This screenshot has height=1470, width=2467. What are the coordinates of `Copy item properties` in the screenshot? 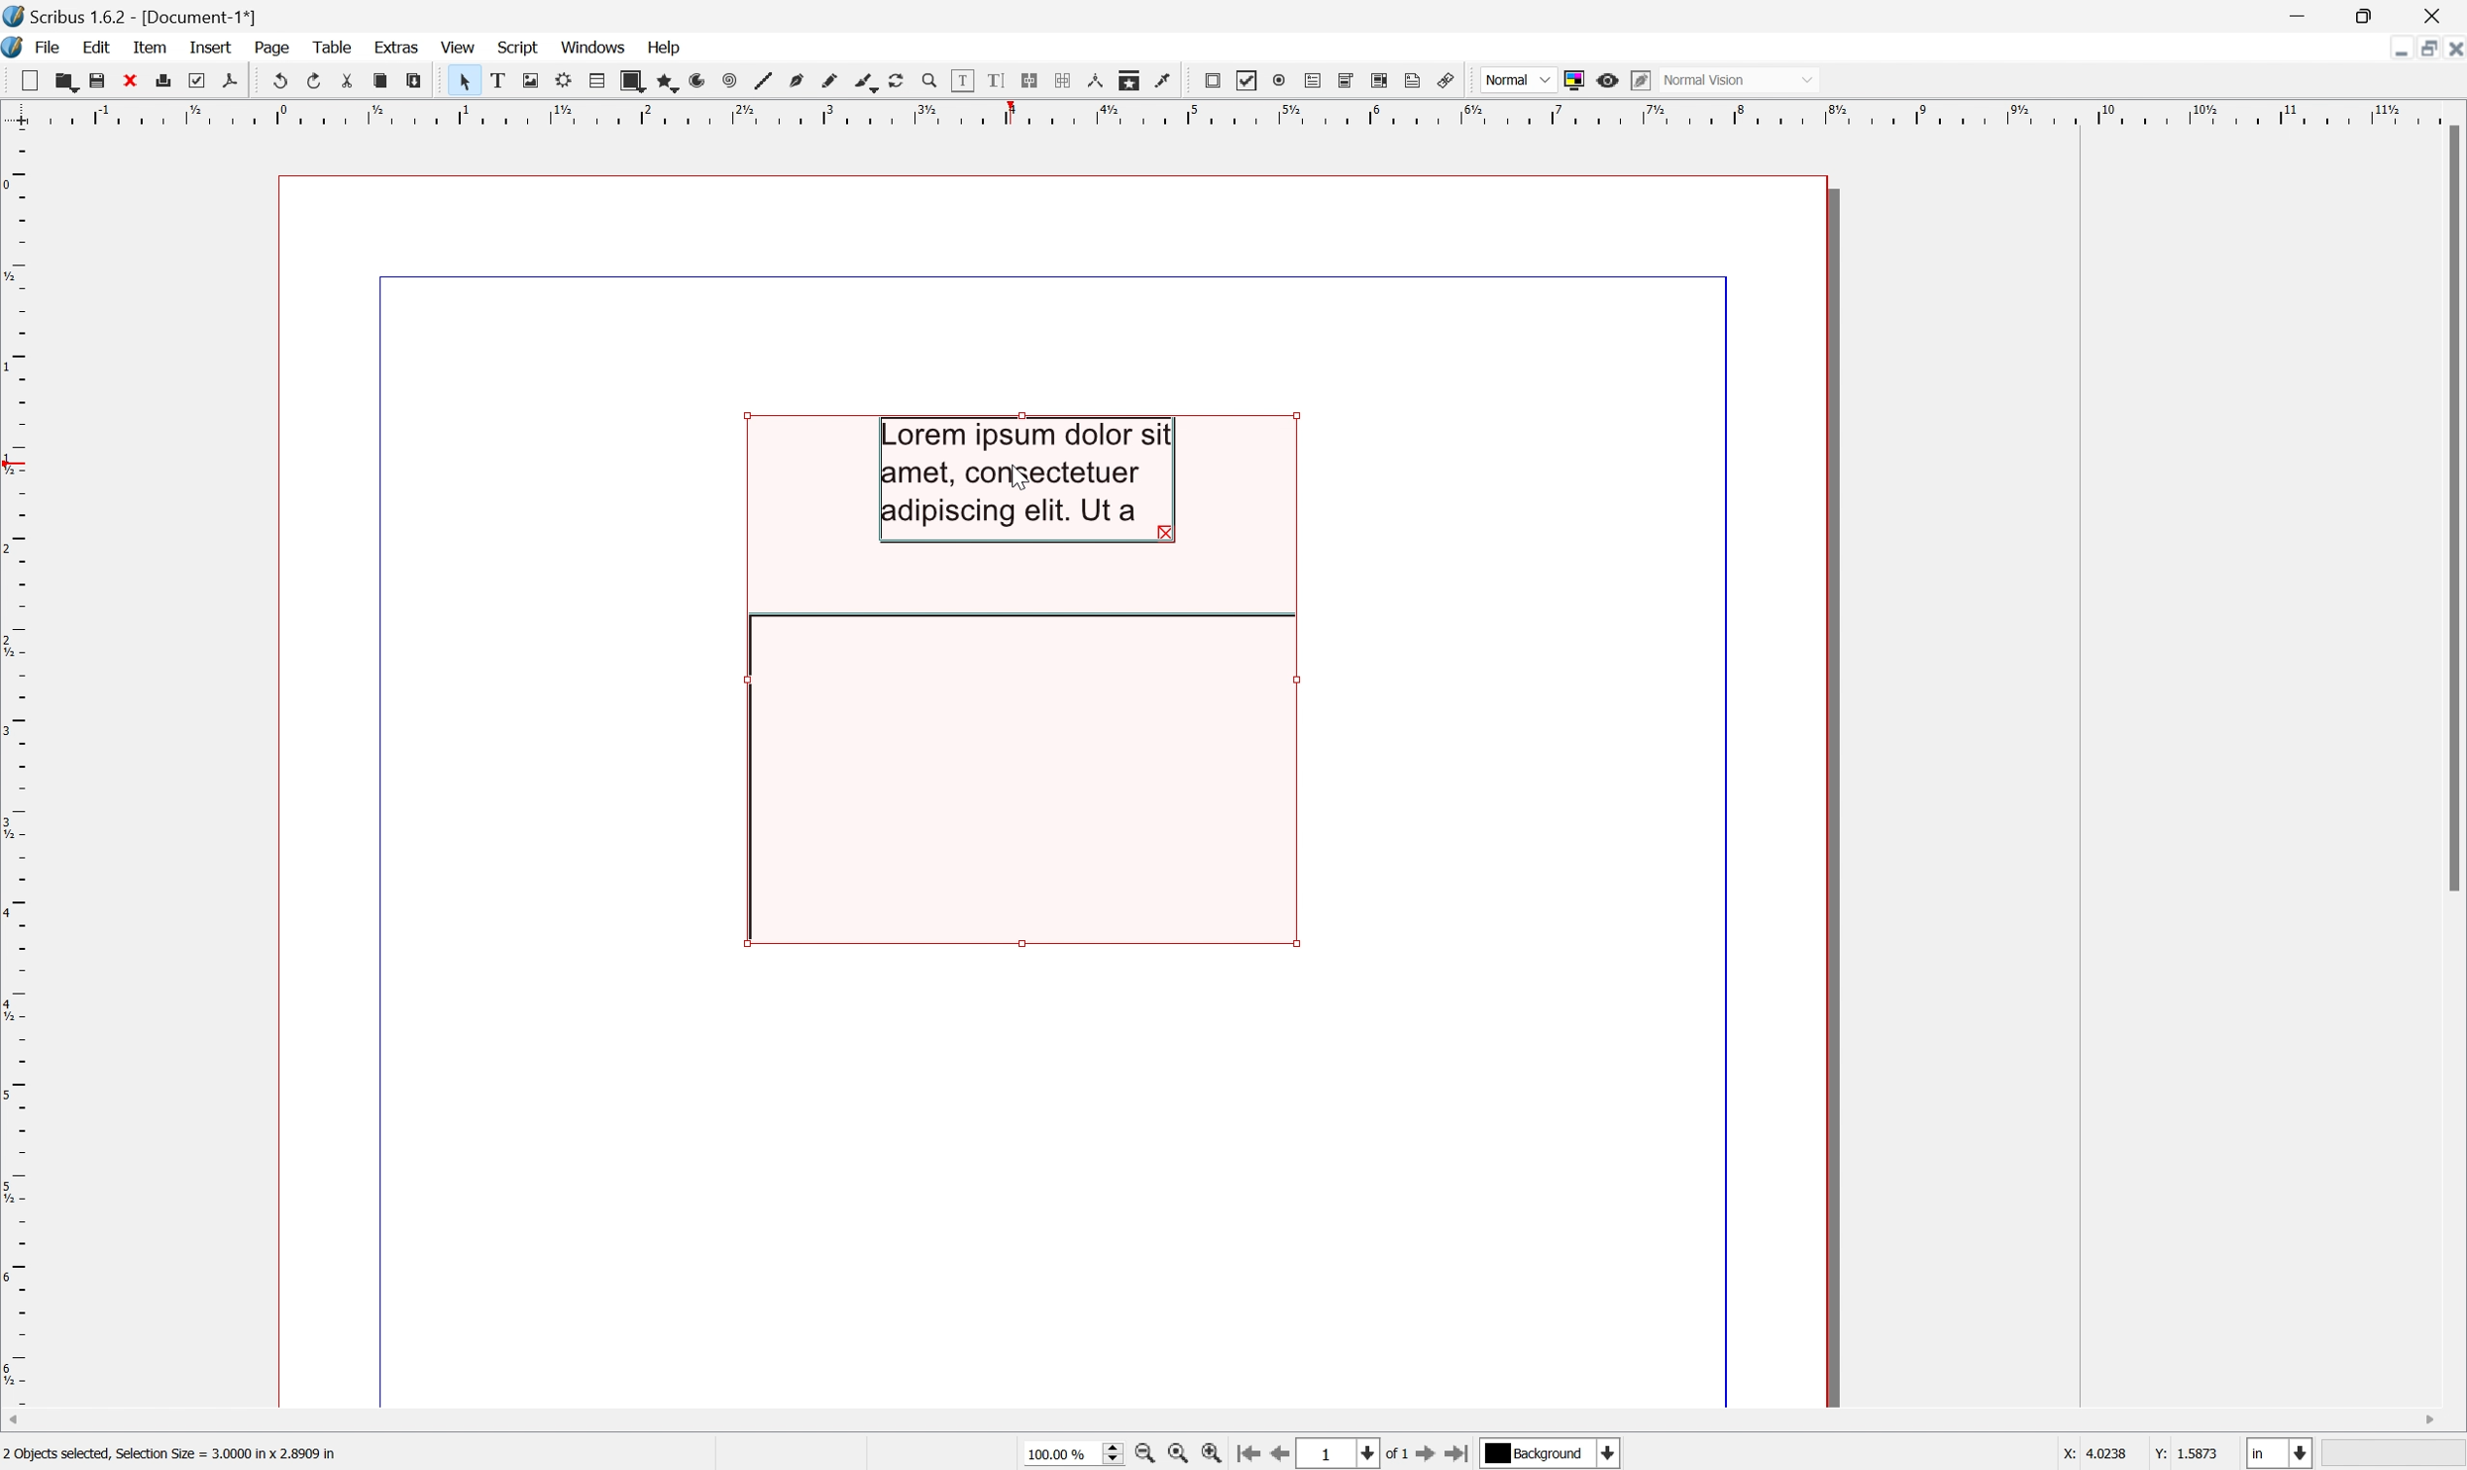 It's located at (1130, 80).